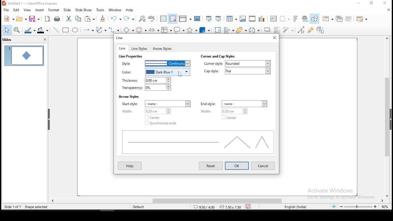 The height and width of the screenshot is (221, 393). Describe the element at coordinates (141, 48) in the screenshot. I see `line styles` at that location.